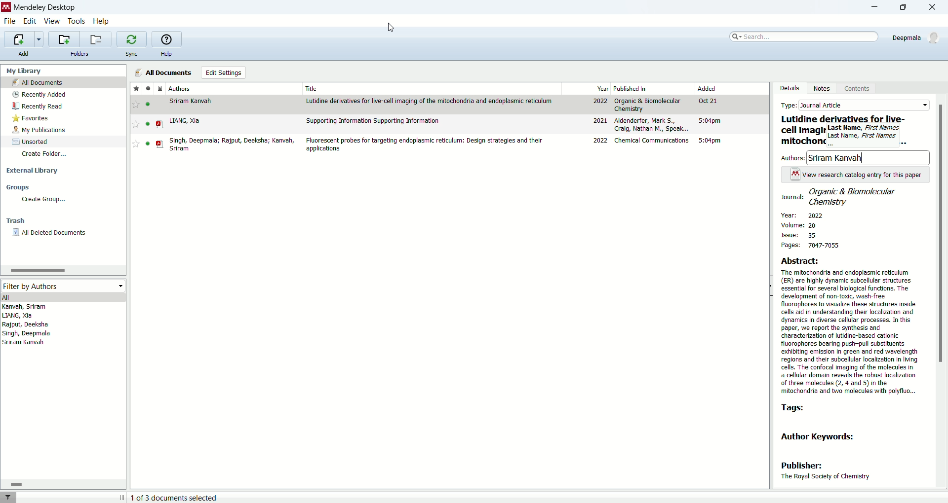  Describe the element at coordinates (132, 40) in the screenshot. I see `synchronize library with mendeley web` at that location.